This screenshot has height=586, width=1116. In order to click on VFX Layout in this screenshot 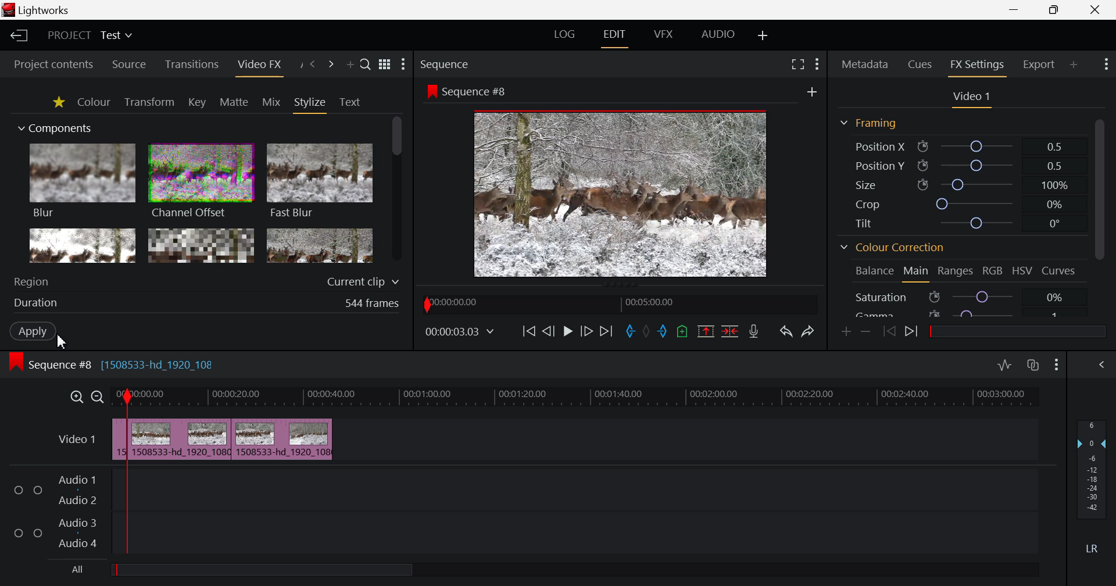, I will do `click(663, 35)`.